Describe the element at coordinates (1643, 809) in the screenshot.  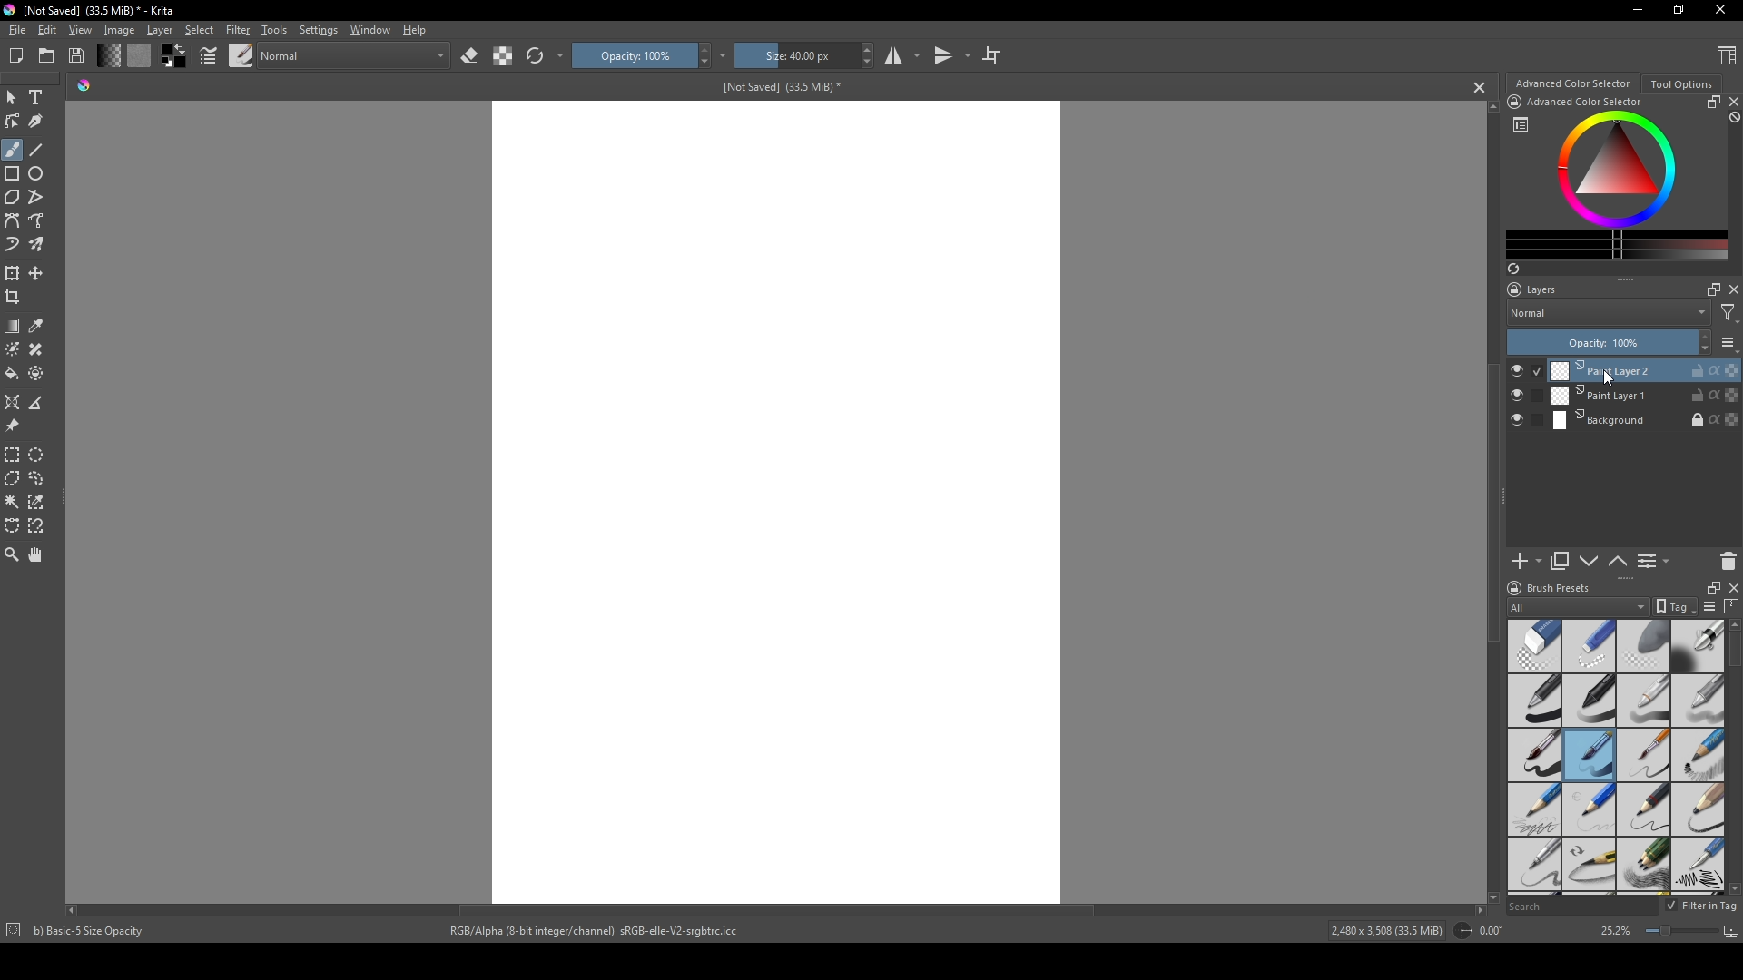
I see `pencil` at that location.